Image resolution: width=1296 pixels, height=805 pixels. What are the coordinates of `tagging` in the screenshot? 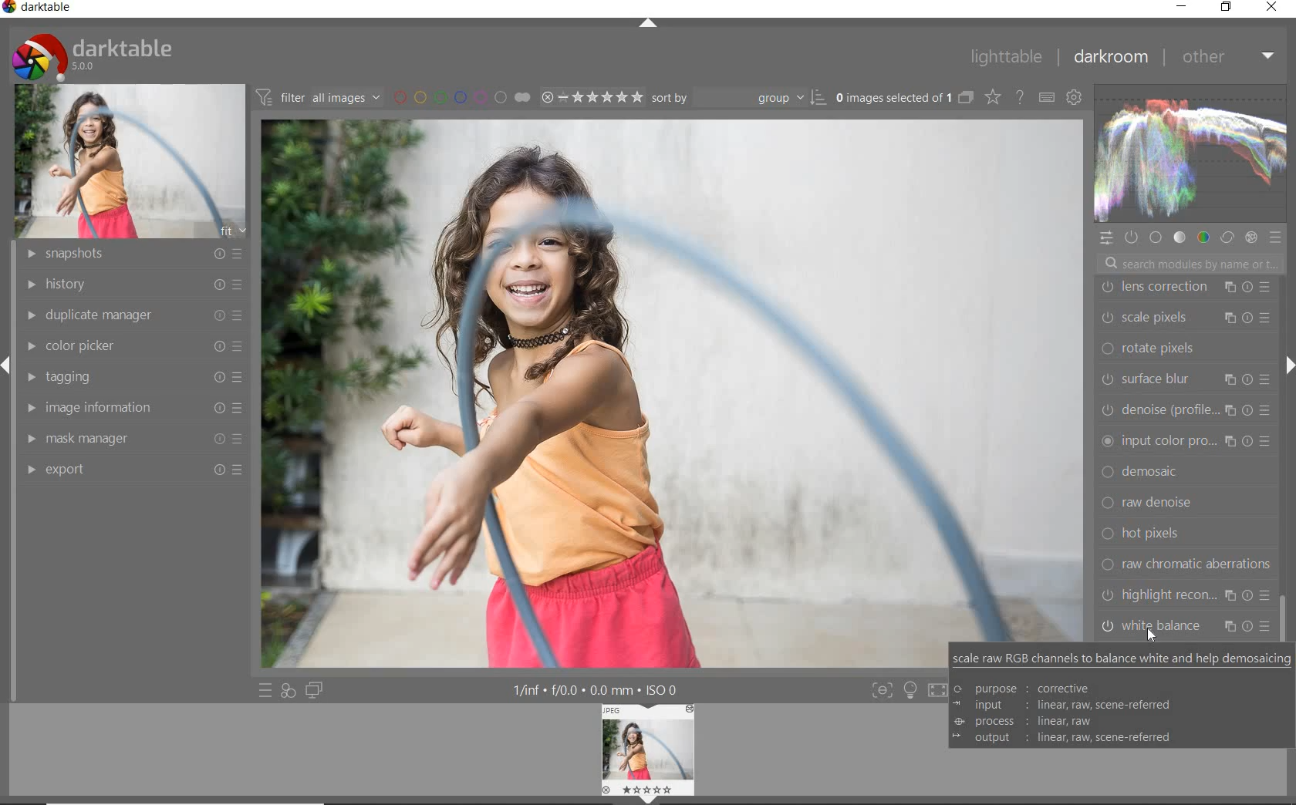 It's located at (133, 378).